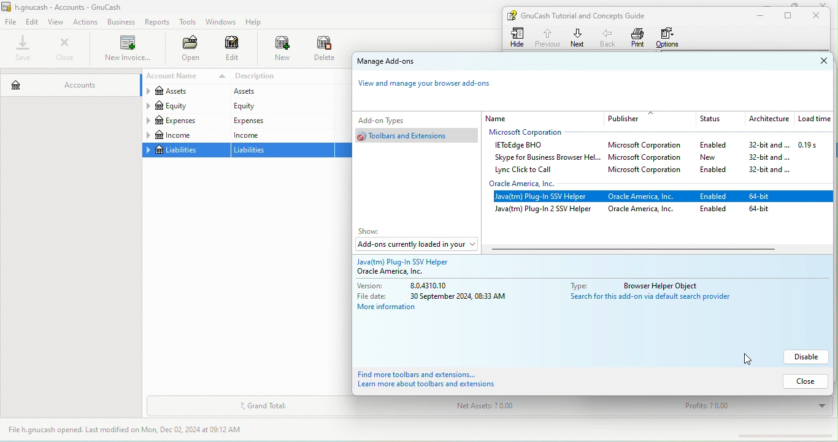 The width and height of the screenshot is (838, 442). I want to click on enabled, so click(713, 195).